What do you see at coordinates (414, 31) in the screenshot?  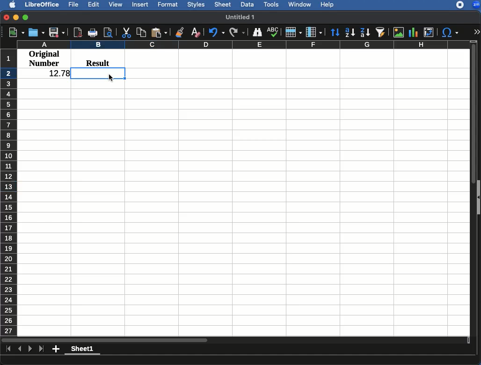 I see `Chart` at bounding box center [414, 31].